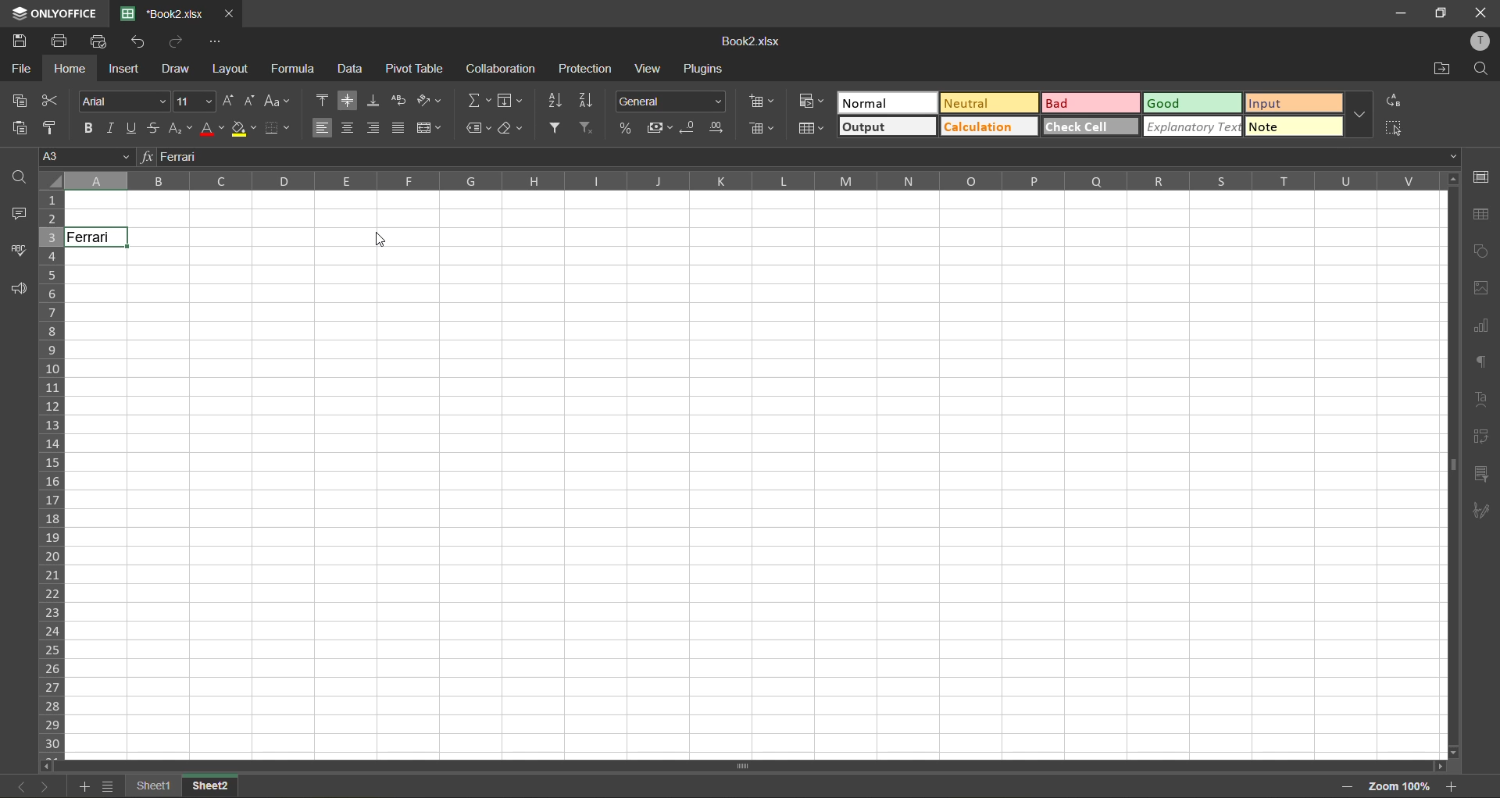  I want to click on table, so click(1482, 214).